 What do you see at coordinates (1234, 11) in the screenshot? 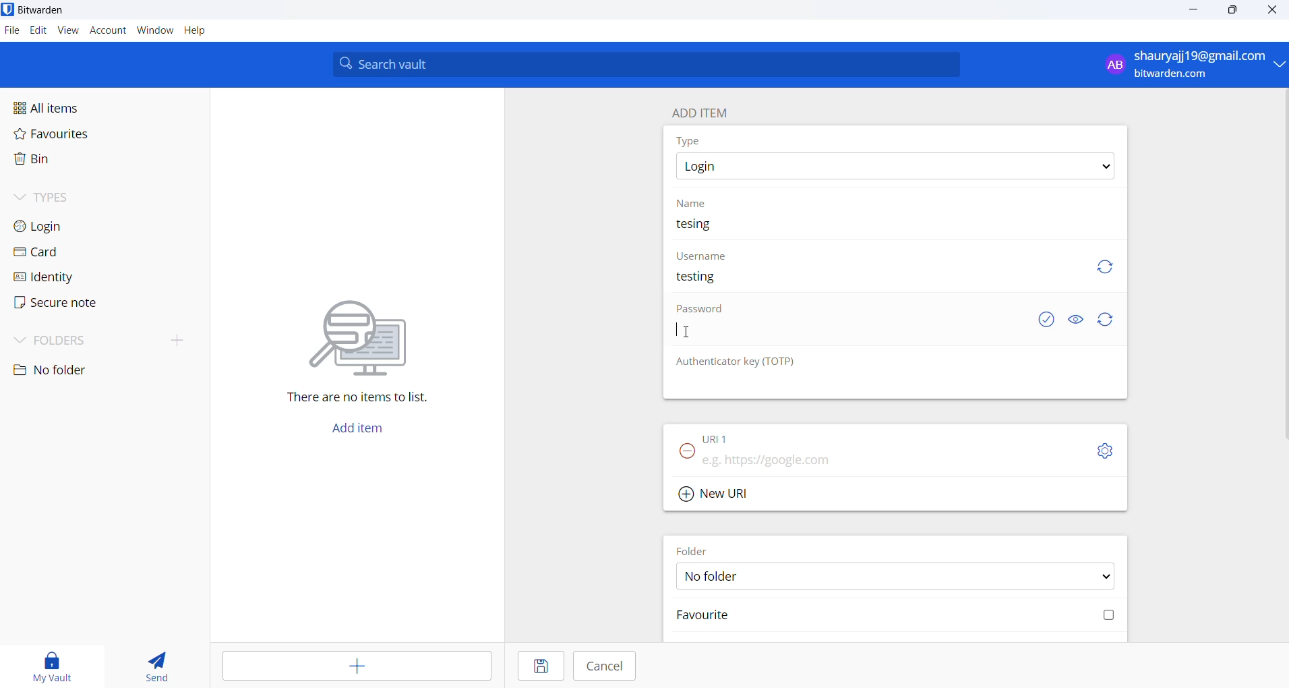
I see `maximize` at bounding box center [1234, 11].